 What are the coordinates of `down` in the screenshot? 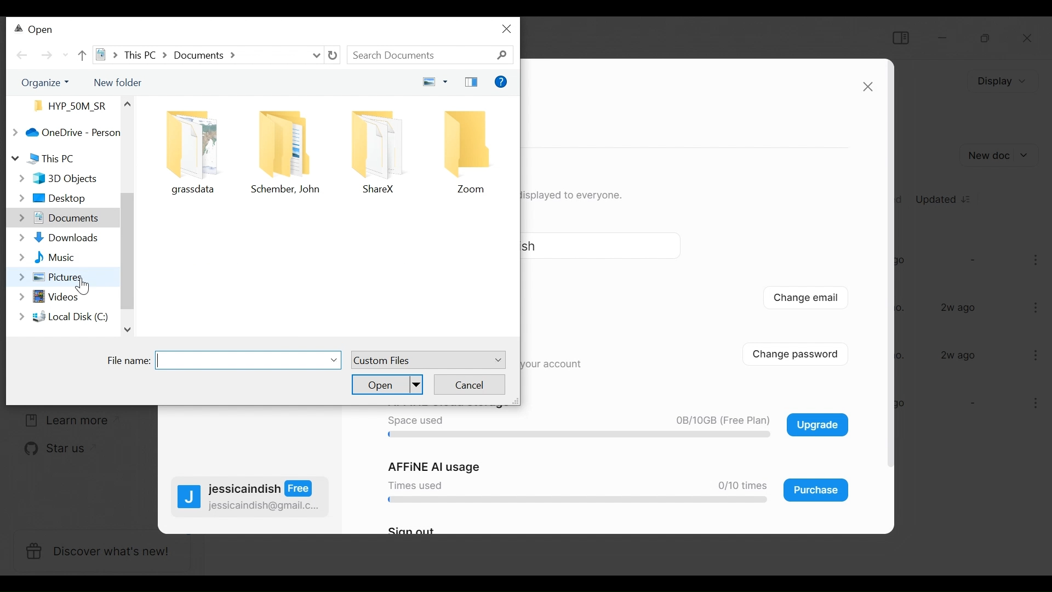 It's located at (130, 331).